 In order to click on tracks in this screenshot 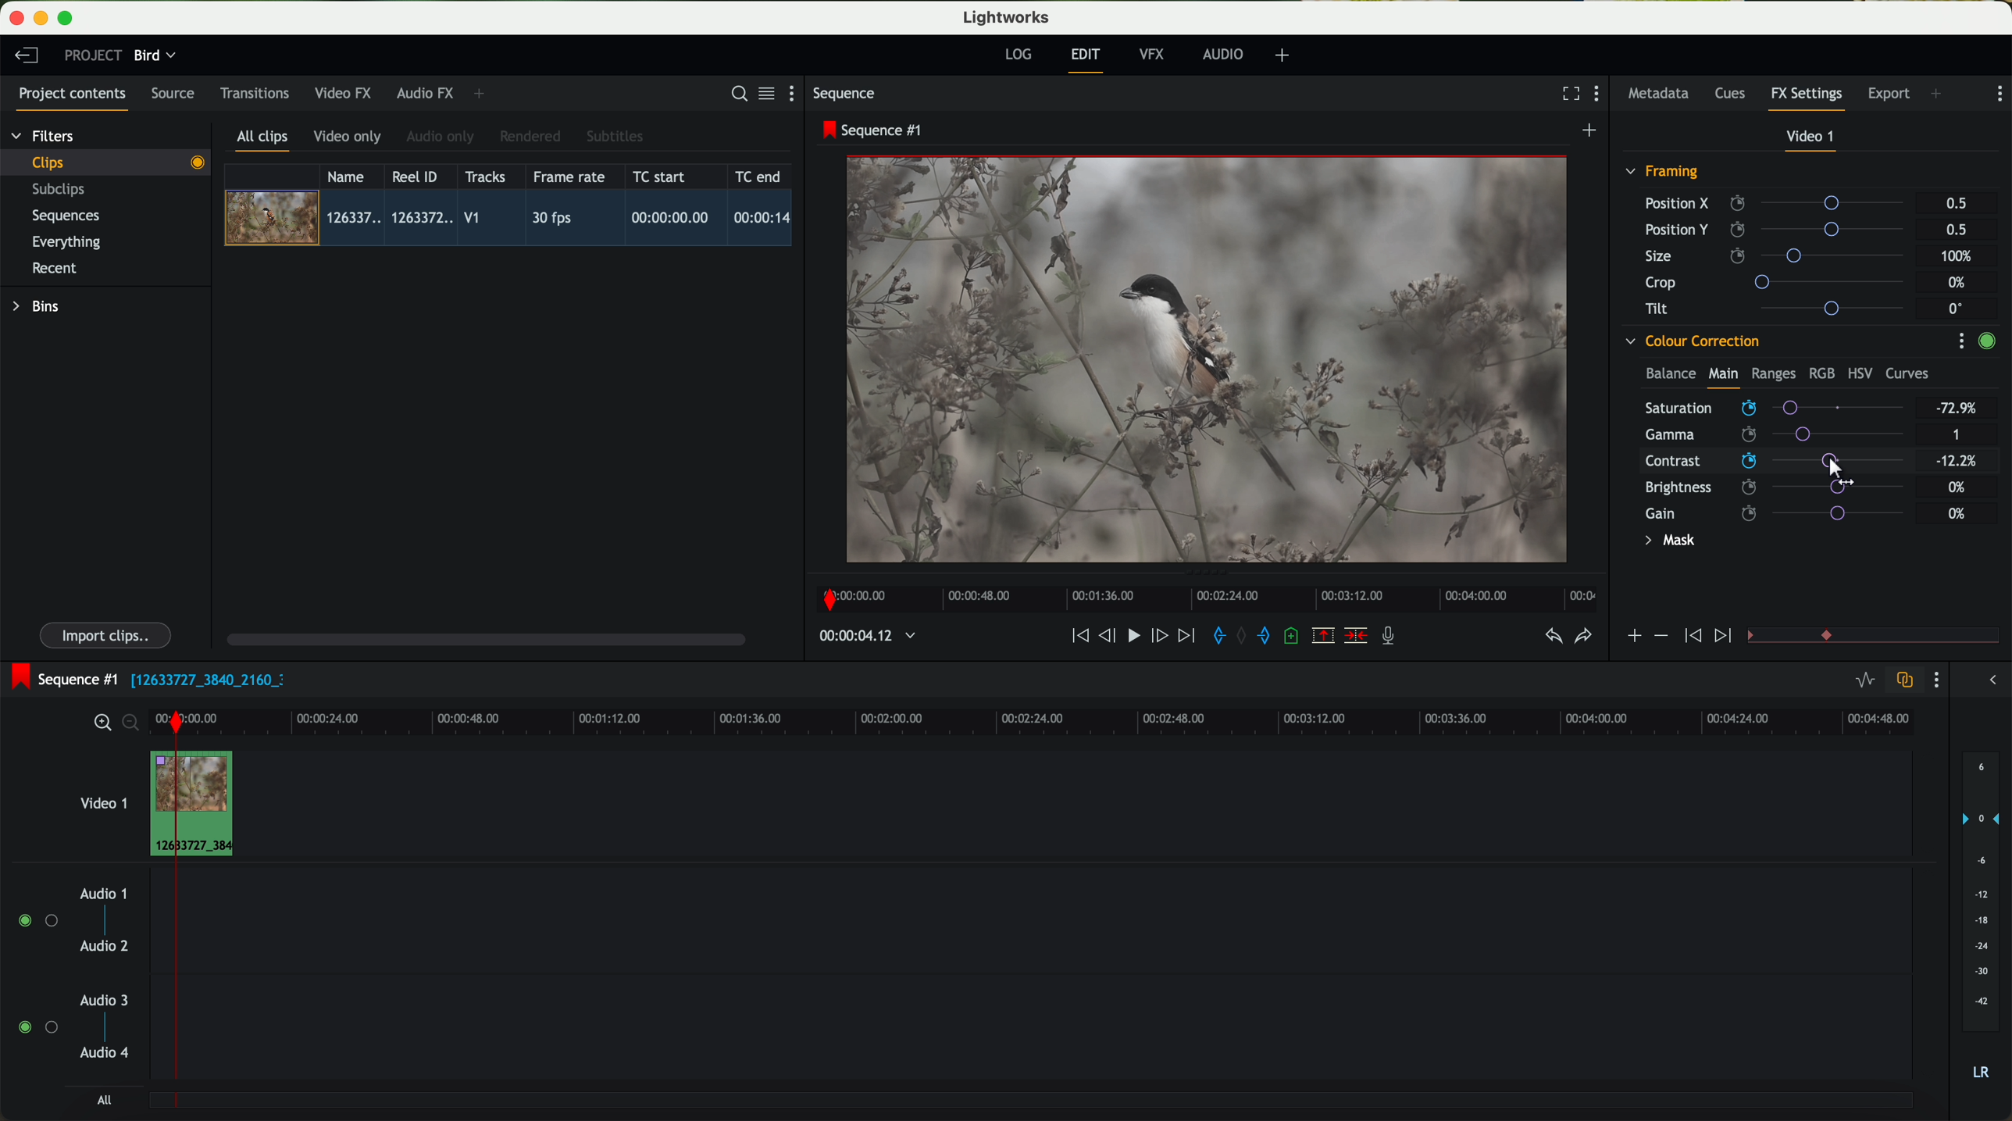, I will do `click(483, 177)`.